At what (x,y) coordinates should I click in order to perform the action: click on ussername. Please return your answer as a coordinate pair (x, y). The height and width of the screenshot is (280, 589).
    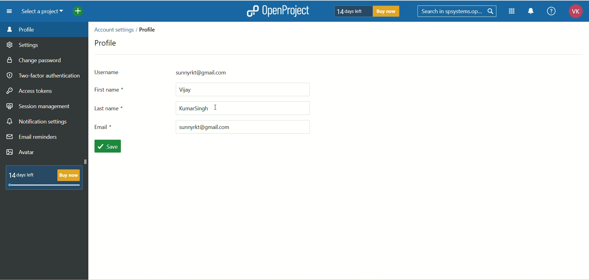
    Looking at the image, I should click on (192, 72).